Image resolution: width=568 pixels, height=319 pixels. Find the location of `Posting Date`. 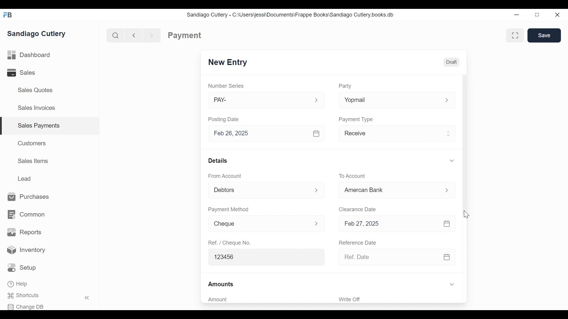

Posting Date is located at coordinates (225, 119).